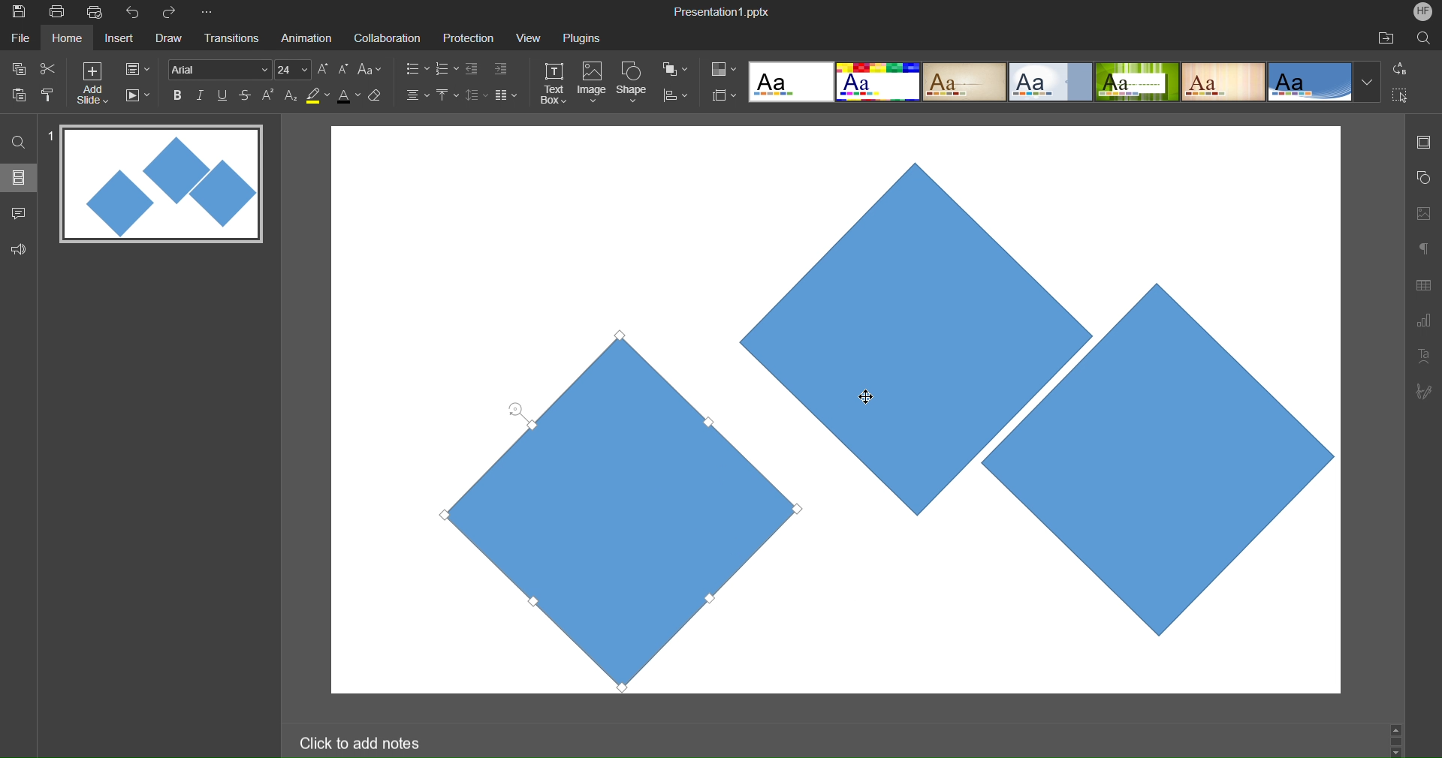 Image resolution: width=1442 pixels, height=758 pixels. I want to click on Strikethrough, so click(246, 95).